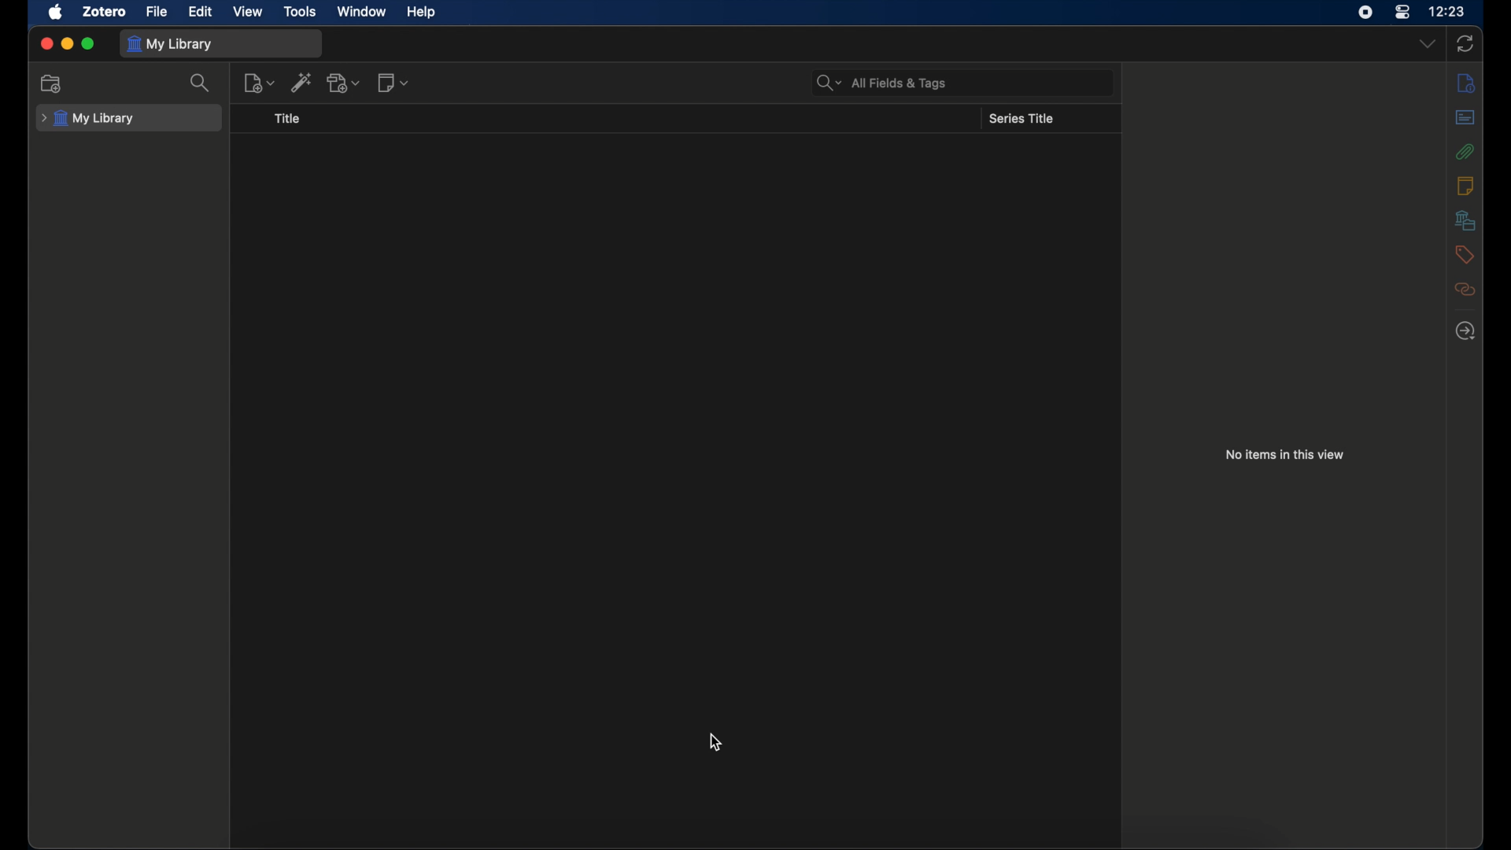 The width and height of the screenshot is (1511, 850). What do you see at coordinates (200, 12) in the screenshot?
I see `edit` at bounding box center [200, 12].